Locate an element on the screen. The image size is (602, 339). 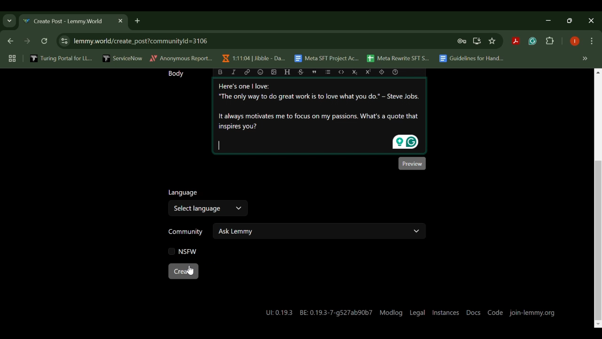
strikethrough is located at coordinates (301, 72).